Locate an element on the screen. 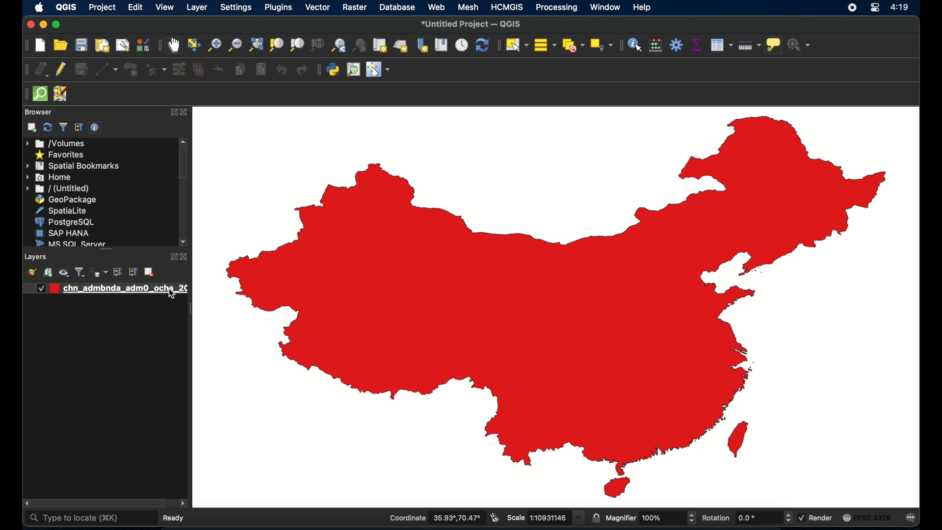 Image resolution: width=942 pixels, height=530 pixels. EPSG:4326 is located at coordinates (867, 517).